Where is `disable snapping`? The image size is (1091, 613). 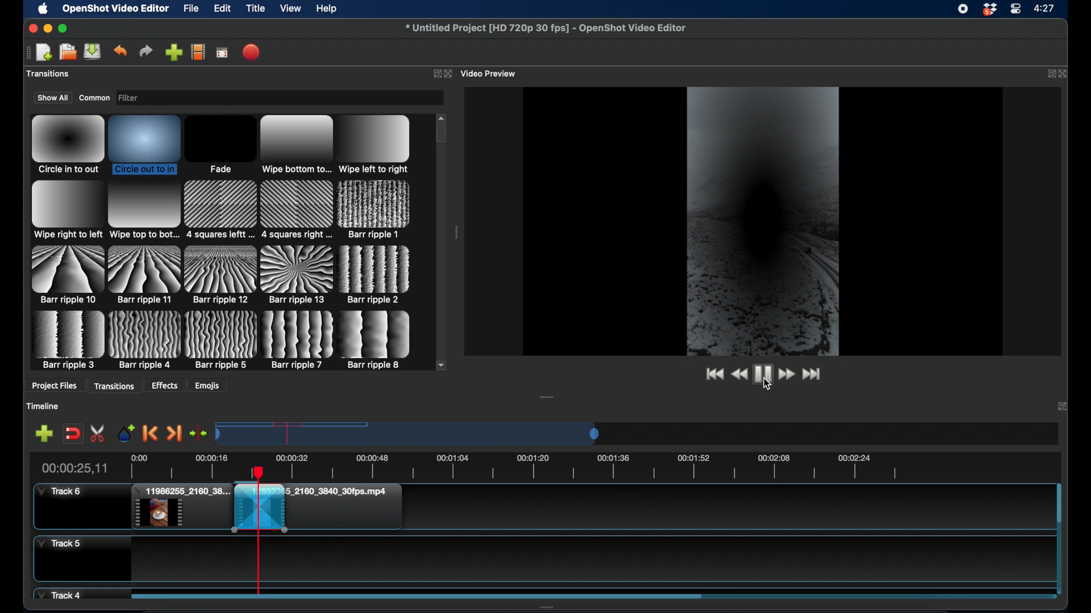 disable snapping is located at coordinates (73, 433).